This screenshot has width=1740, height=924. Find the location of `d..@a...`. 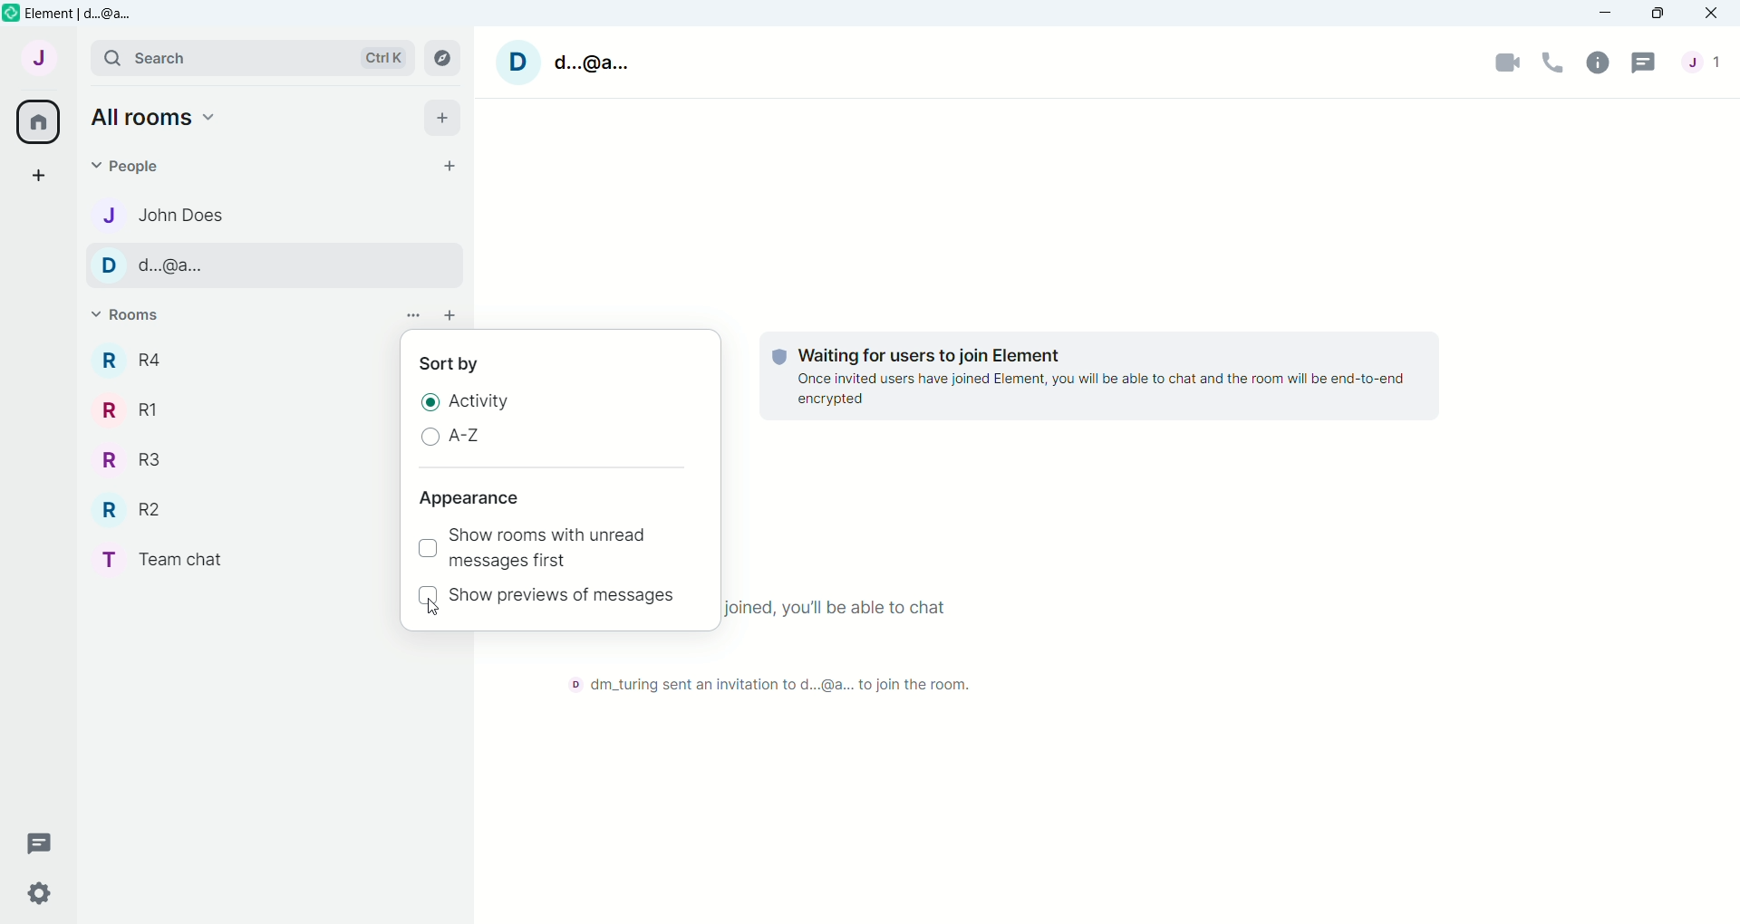

d..@a... is located at coordinates (594, 64).